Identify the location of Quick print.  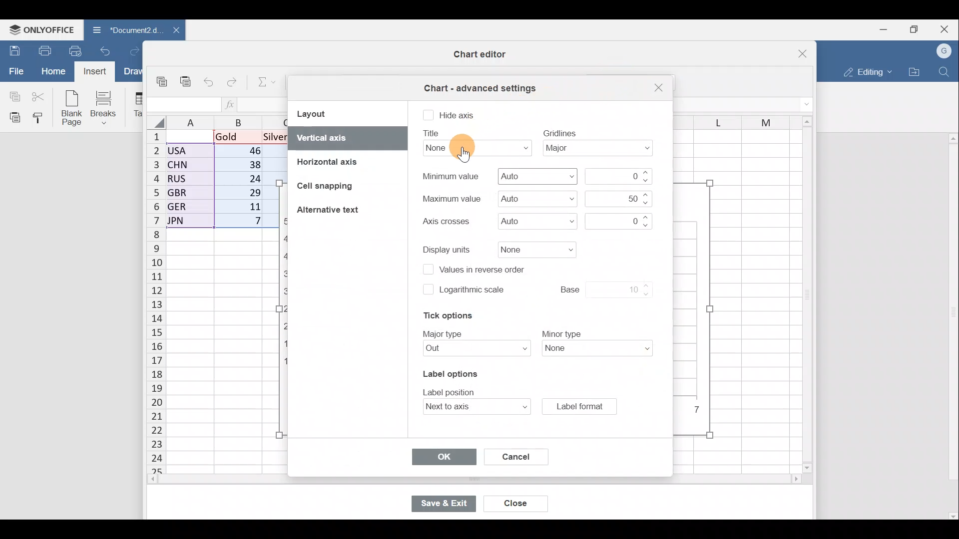
(76, 51).